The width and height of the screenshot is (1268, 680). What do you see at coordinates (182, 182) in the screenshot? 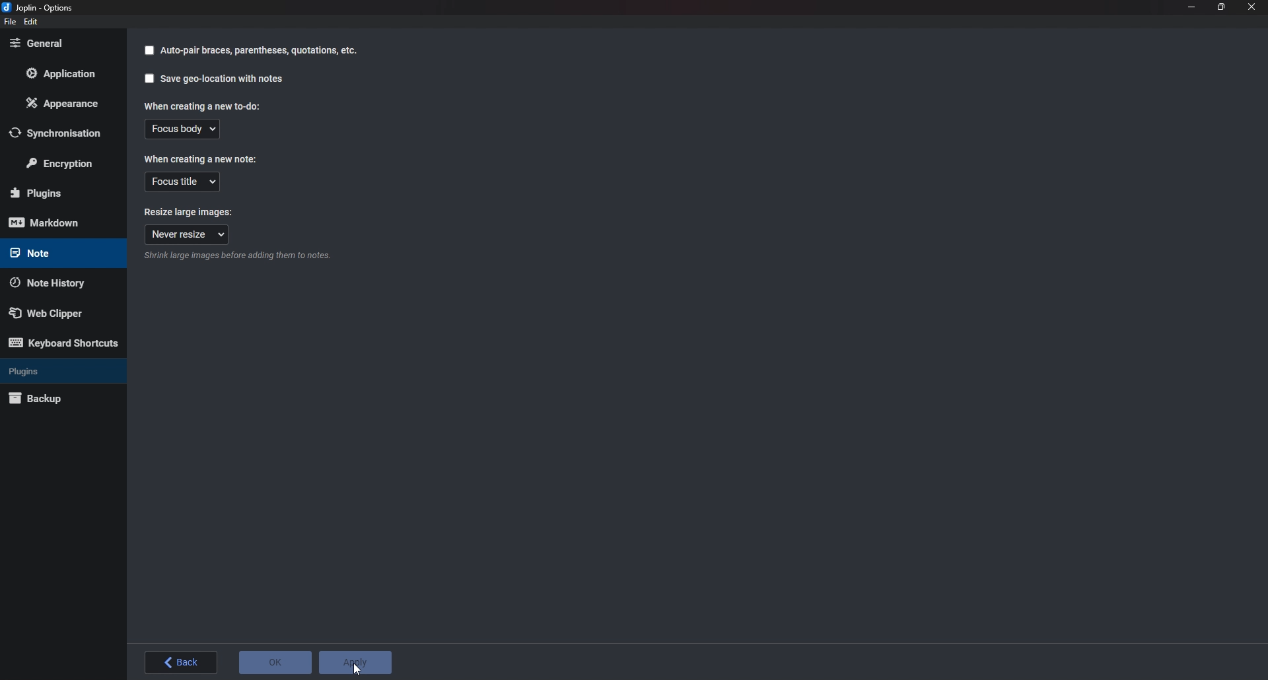
I see `focus title` at bounding box center [182, 182].